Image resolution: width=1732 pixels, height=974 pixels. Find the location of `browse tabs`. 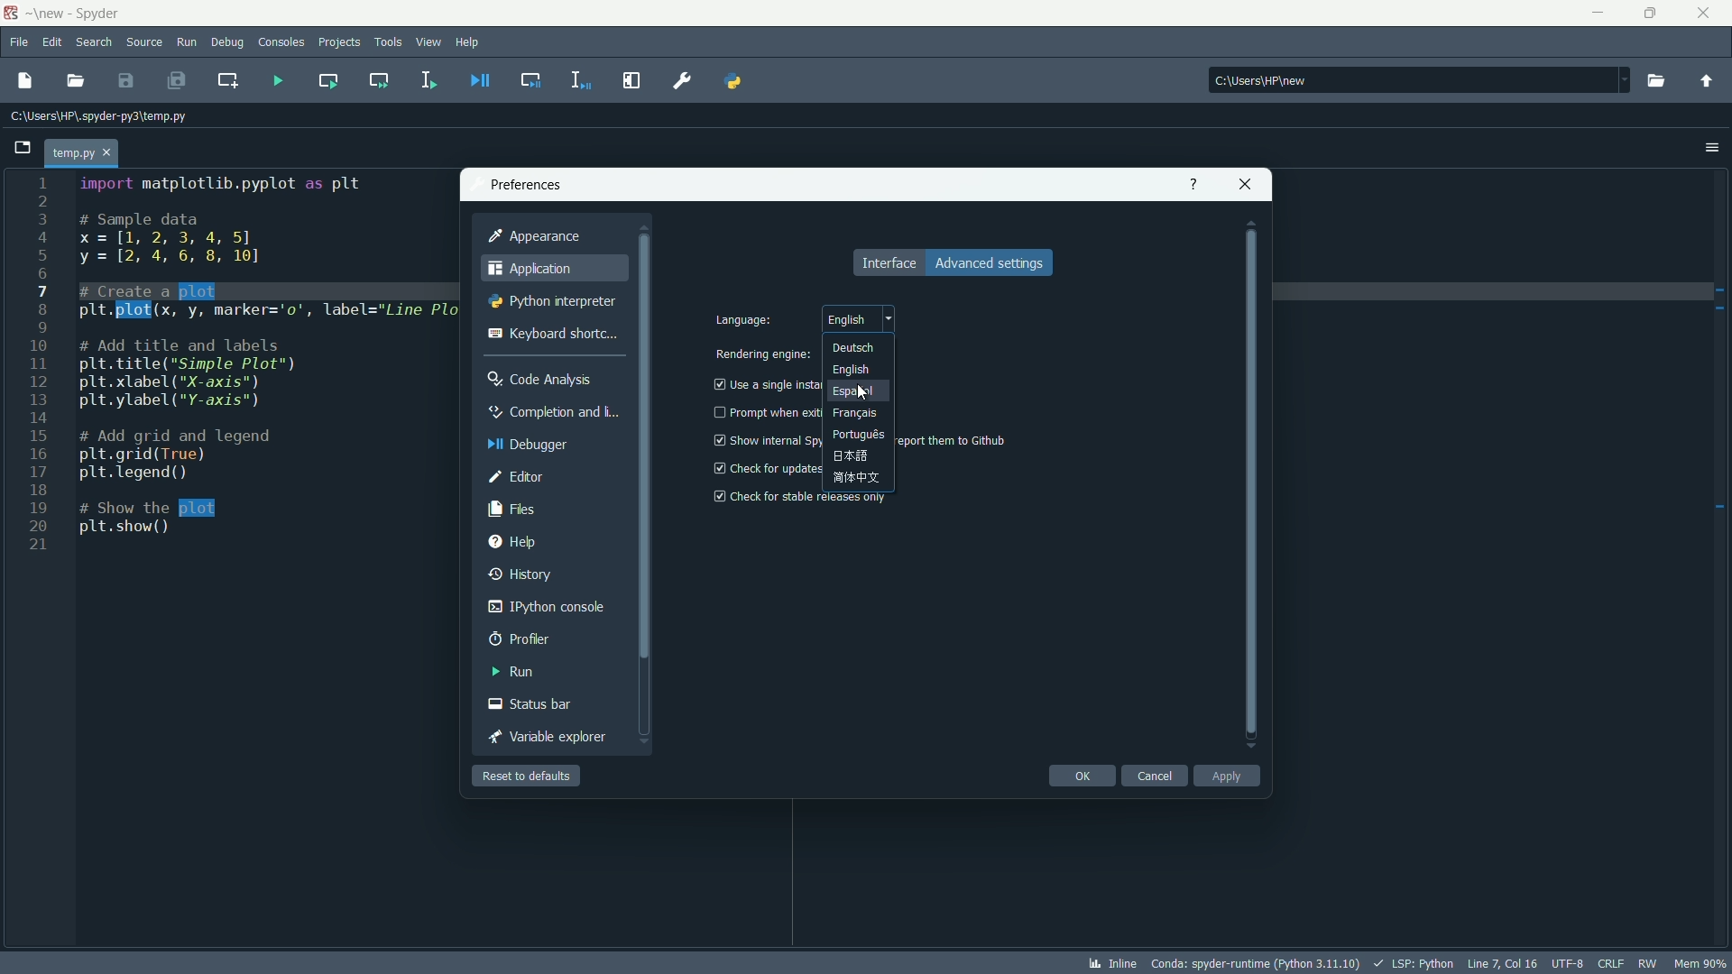

browse tabs is located at coordinates (18, 150).